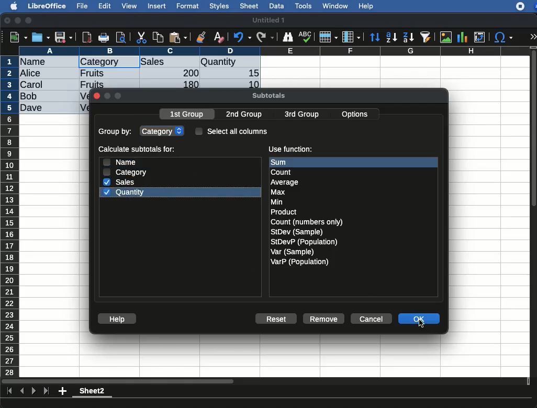 The height and width of the screenshot is (408, 537). Describe the element at coordinates (10, 391) in the screenshot. I see `first sheet` at that location.